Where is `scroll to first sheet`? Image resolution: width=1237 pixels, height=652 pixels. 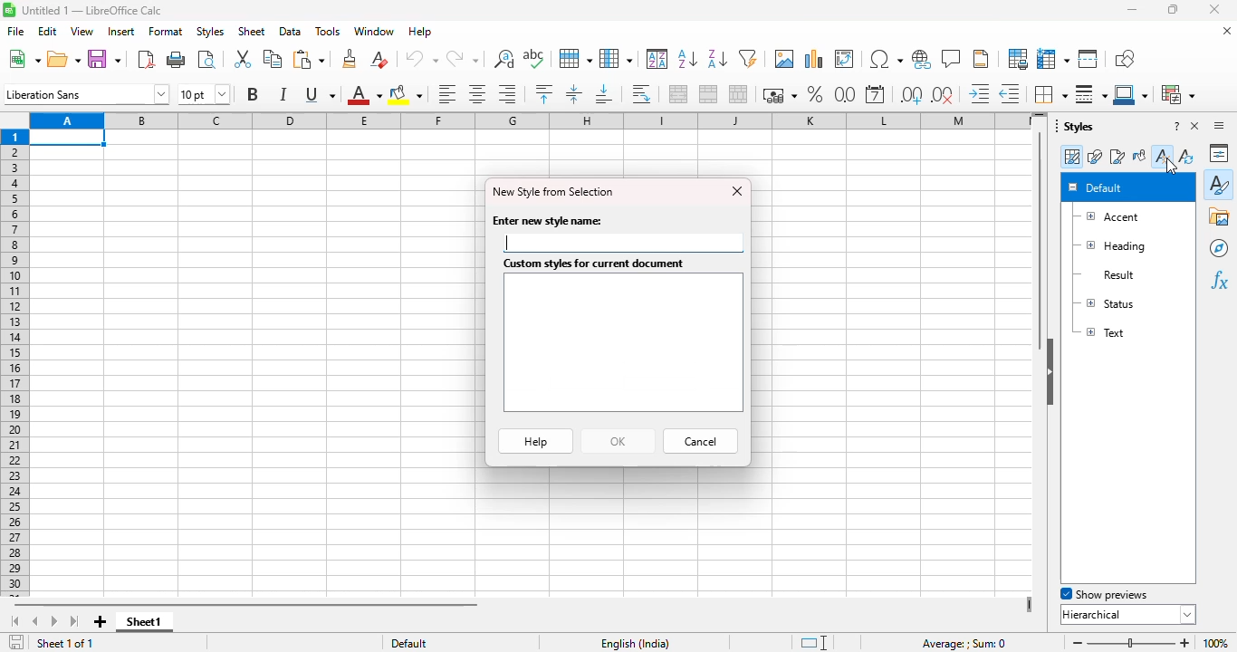 scroll to first sheet is located at coordinates (14, 622).